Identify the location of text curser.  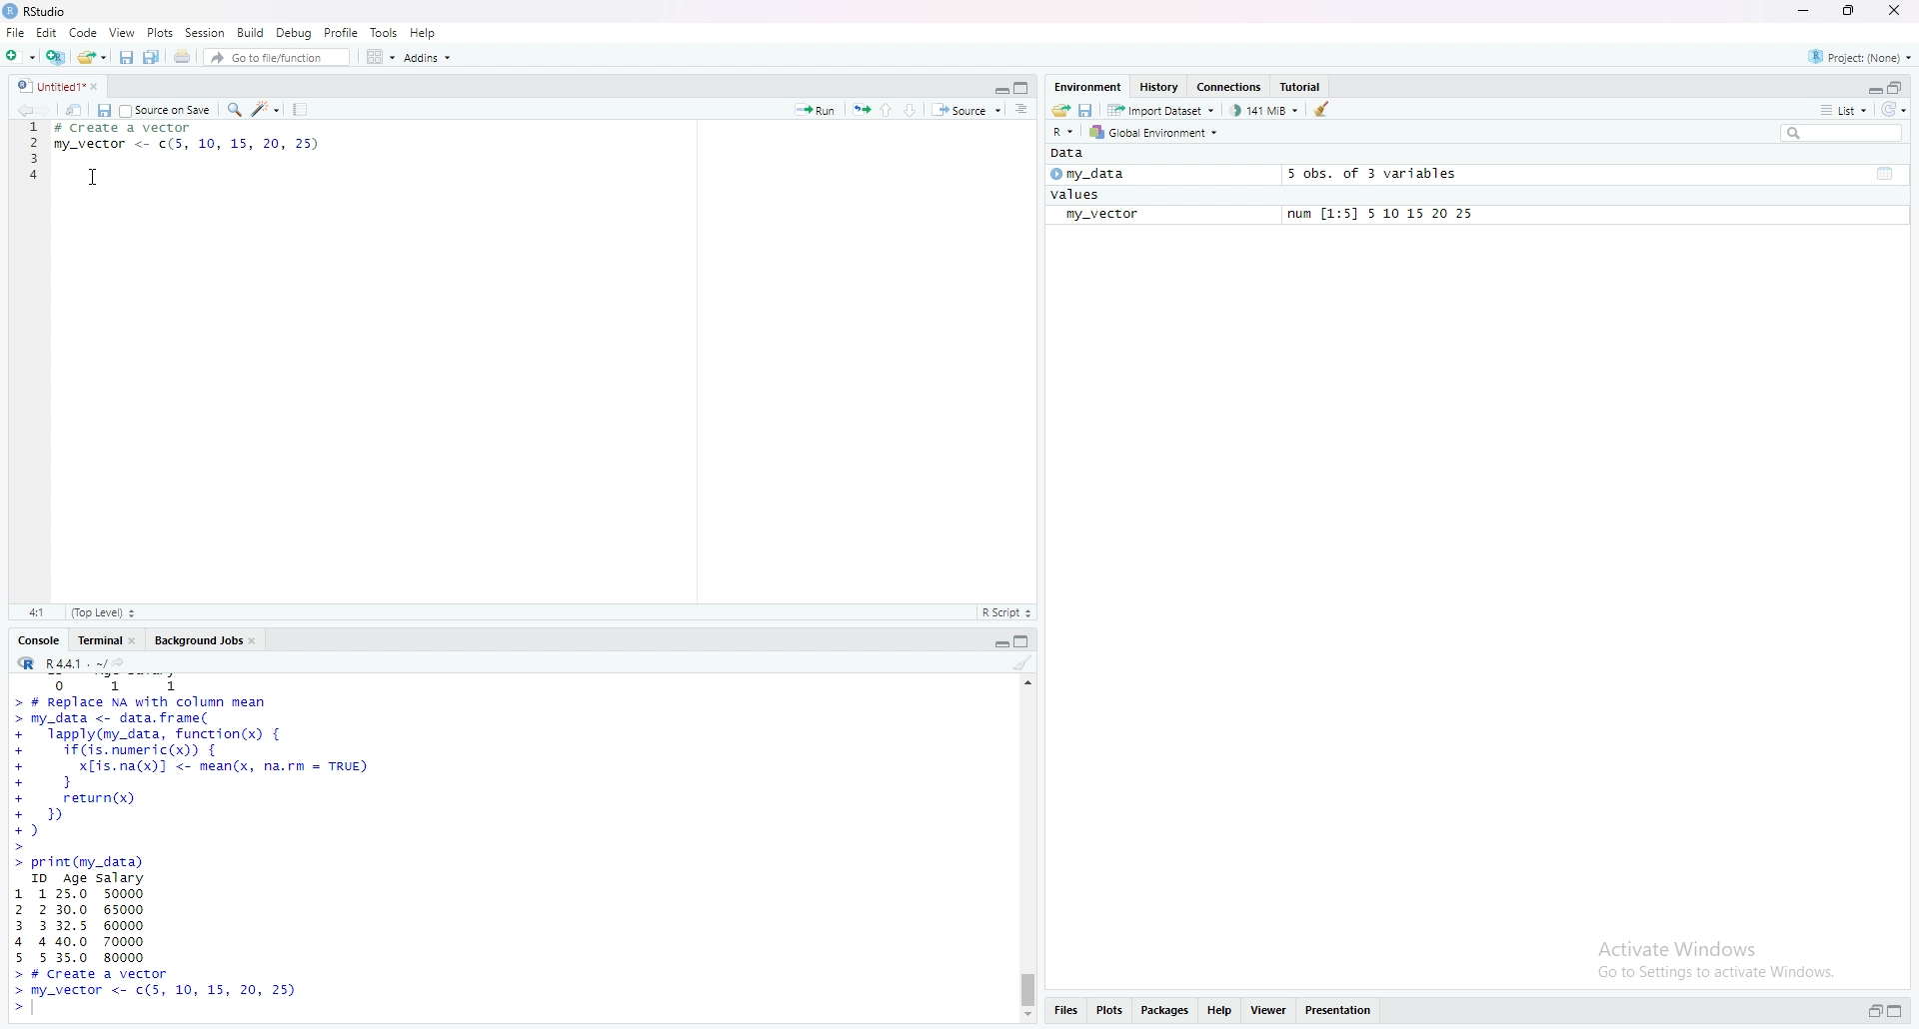
(39, 1009).